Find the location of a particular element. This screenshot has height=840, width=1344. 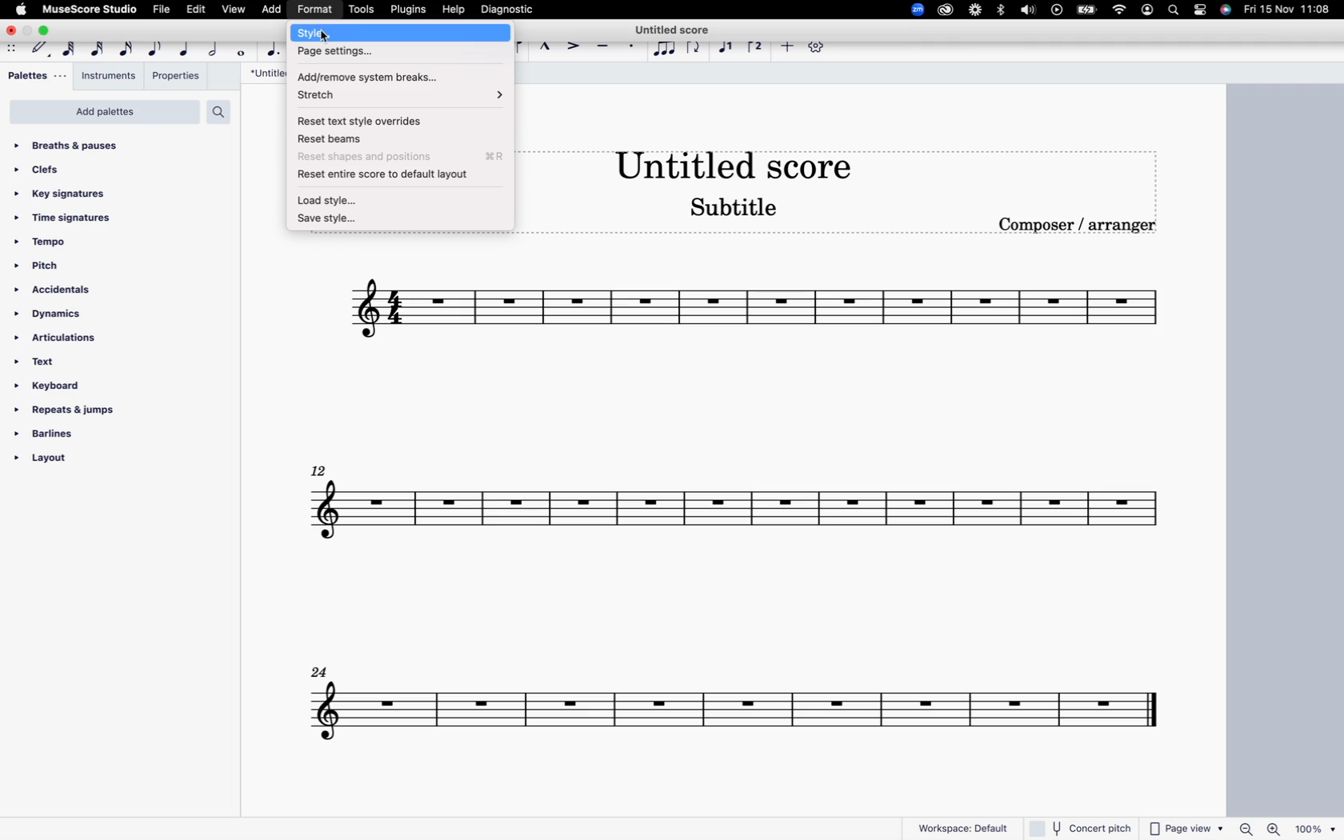

tenuto is located at coordinates (603, 48).